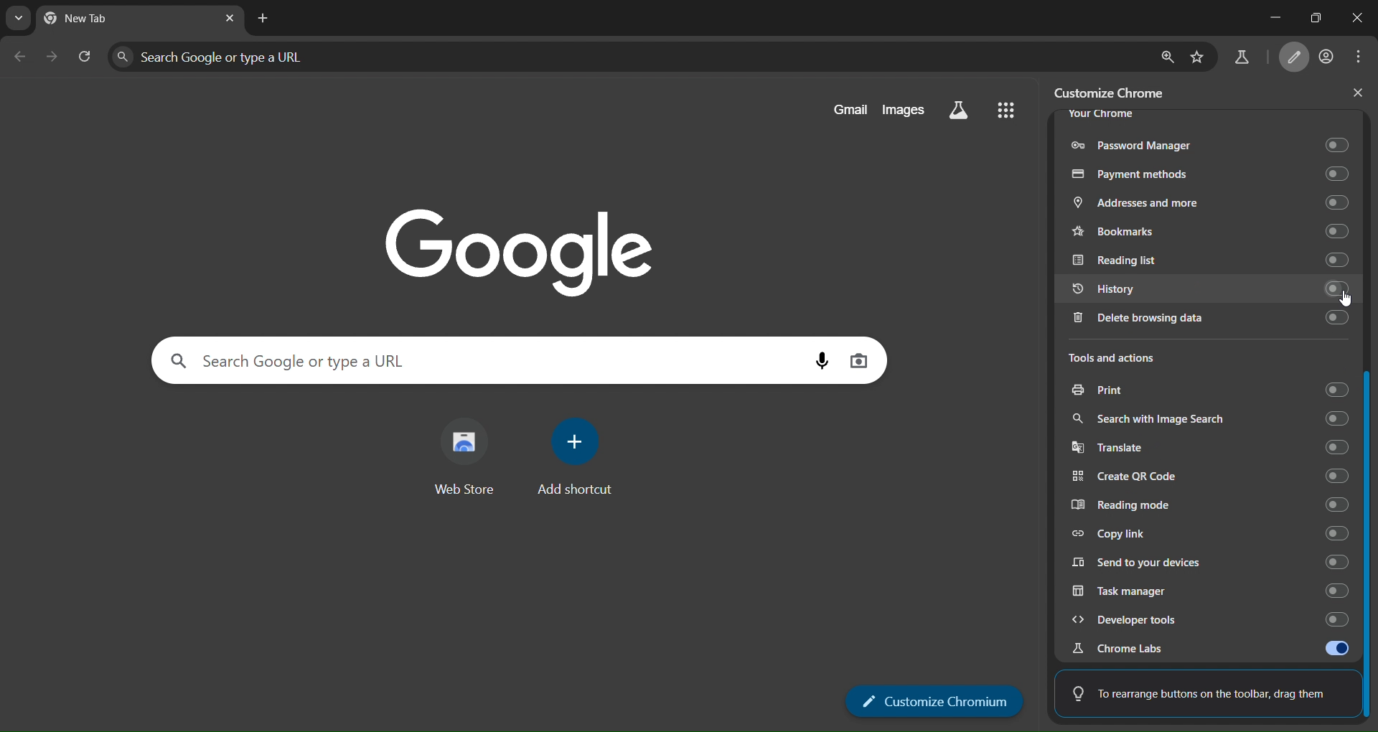 The height and width of the screenshot is (732, 1378). Describe the element at coordinates (1005, 108) in the screenshot. I see `google apps` at that location.